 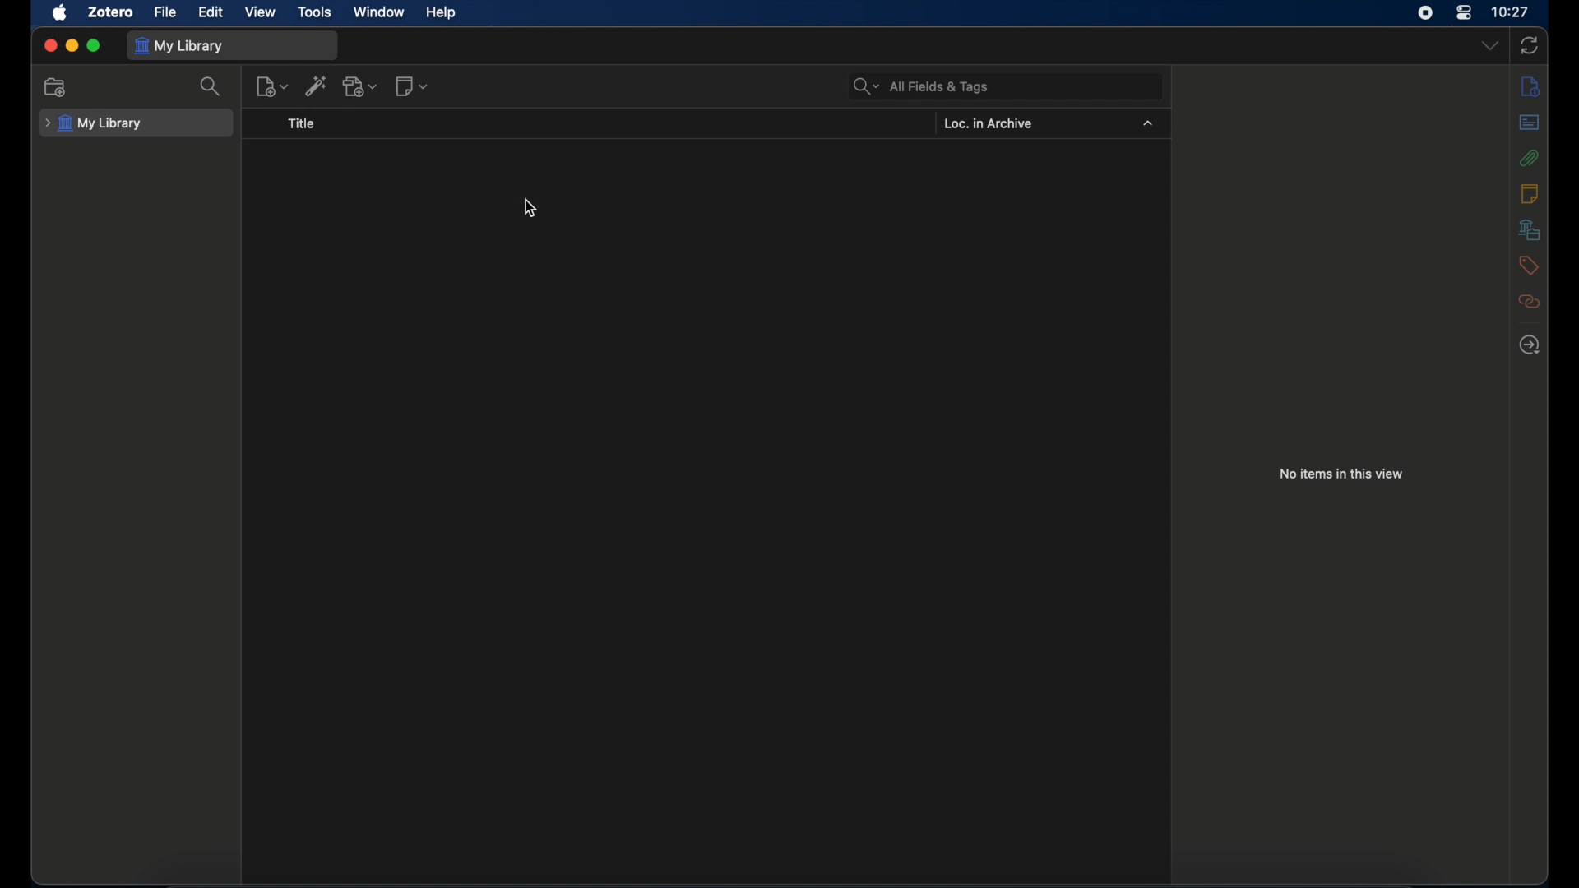 I want to click on new collection, so click(x=55, y=86).